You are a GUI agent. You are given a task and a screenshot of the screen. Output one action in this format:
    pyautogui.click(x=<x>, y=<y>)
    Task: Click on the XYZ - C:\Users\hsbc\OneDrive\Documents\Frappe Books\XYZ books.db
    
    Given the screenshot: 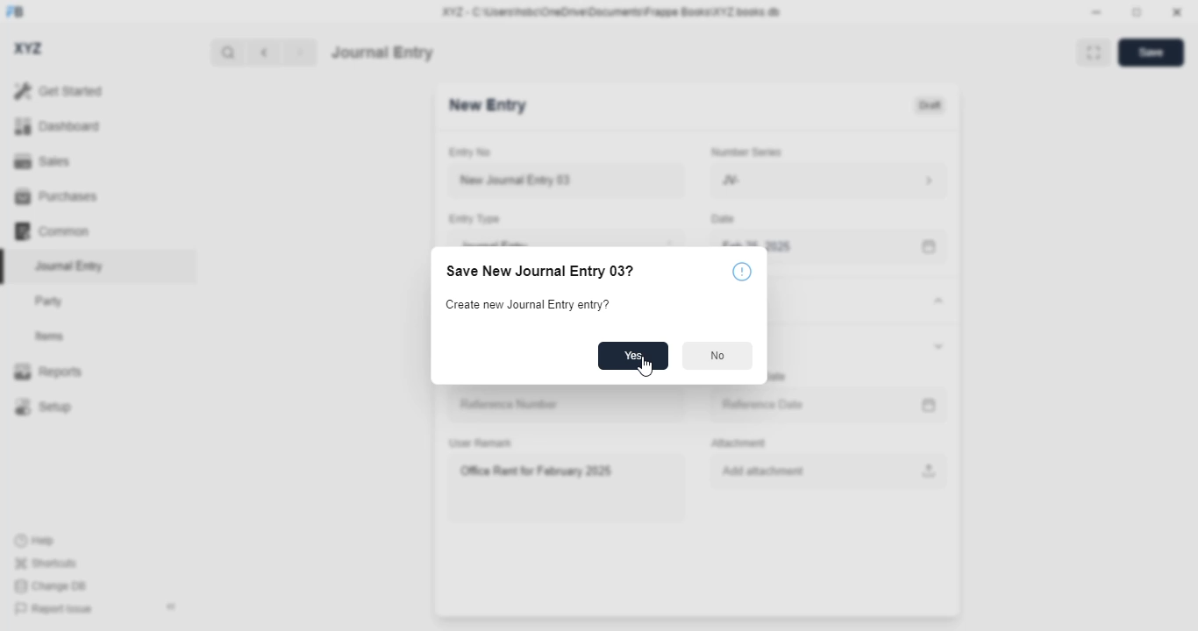 What is the action you would take?
    pyautogui.click(x=611, y=11)
    